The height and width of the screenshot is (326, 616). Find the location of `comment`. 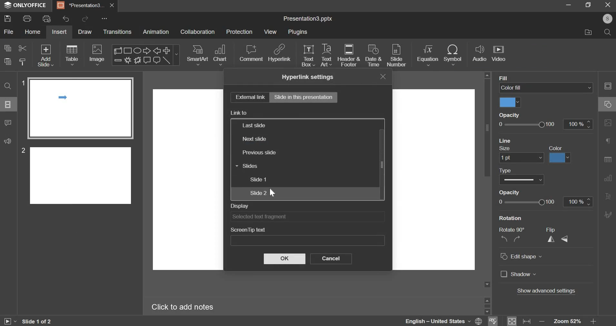

comment is located at coordinates (8, 123).